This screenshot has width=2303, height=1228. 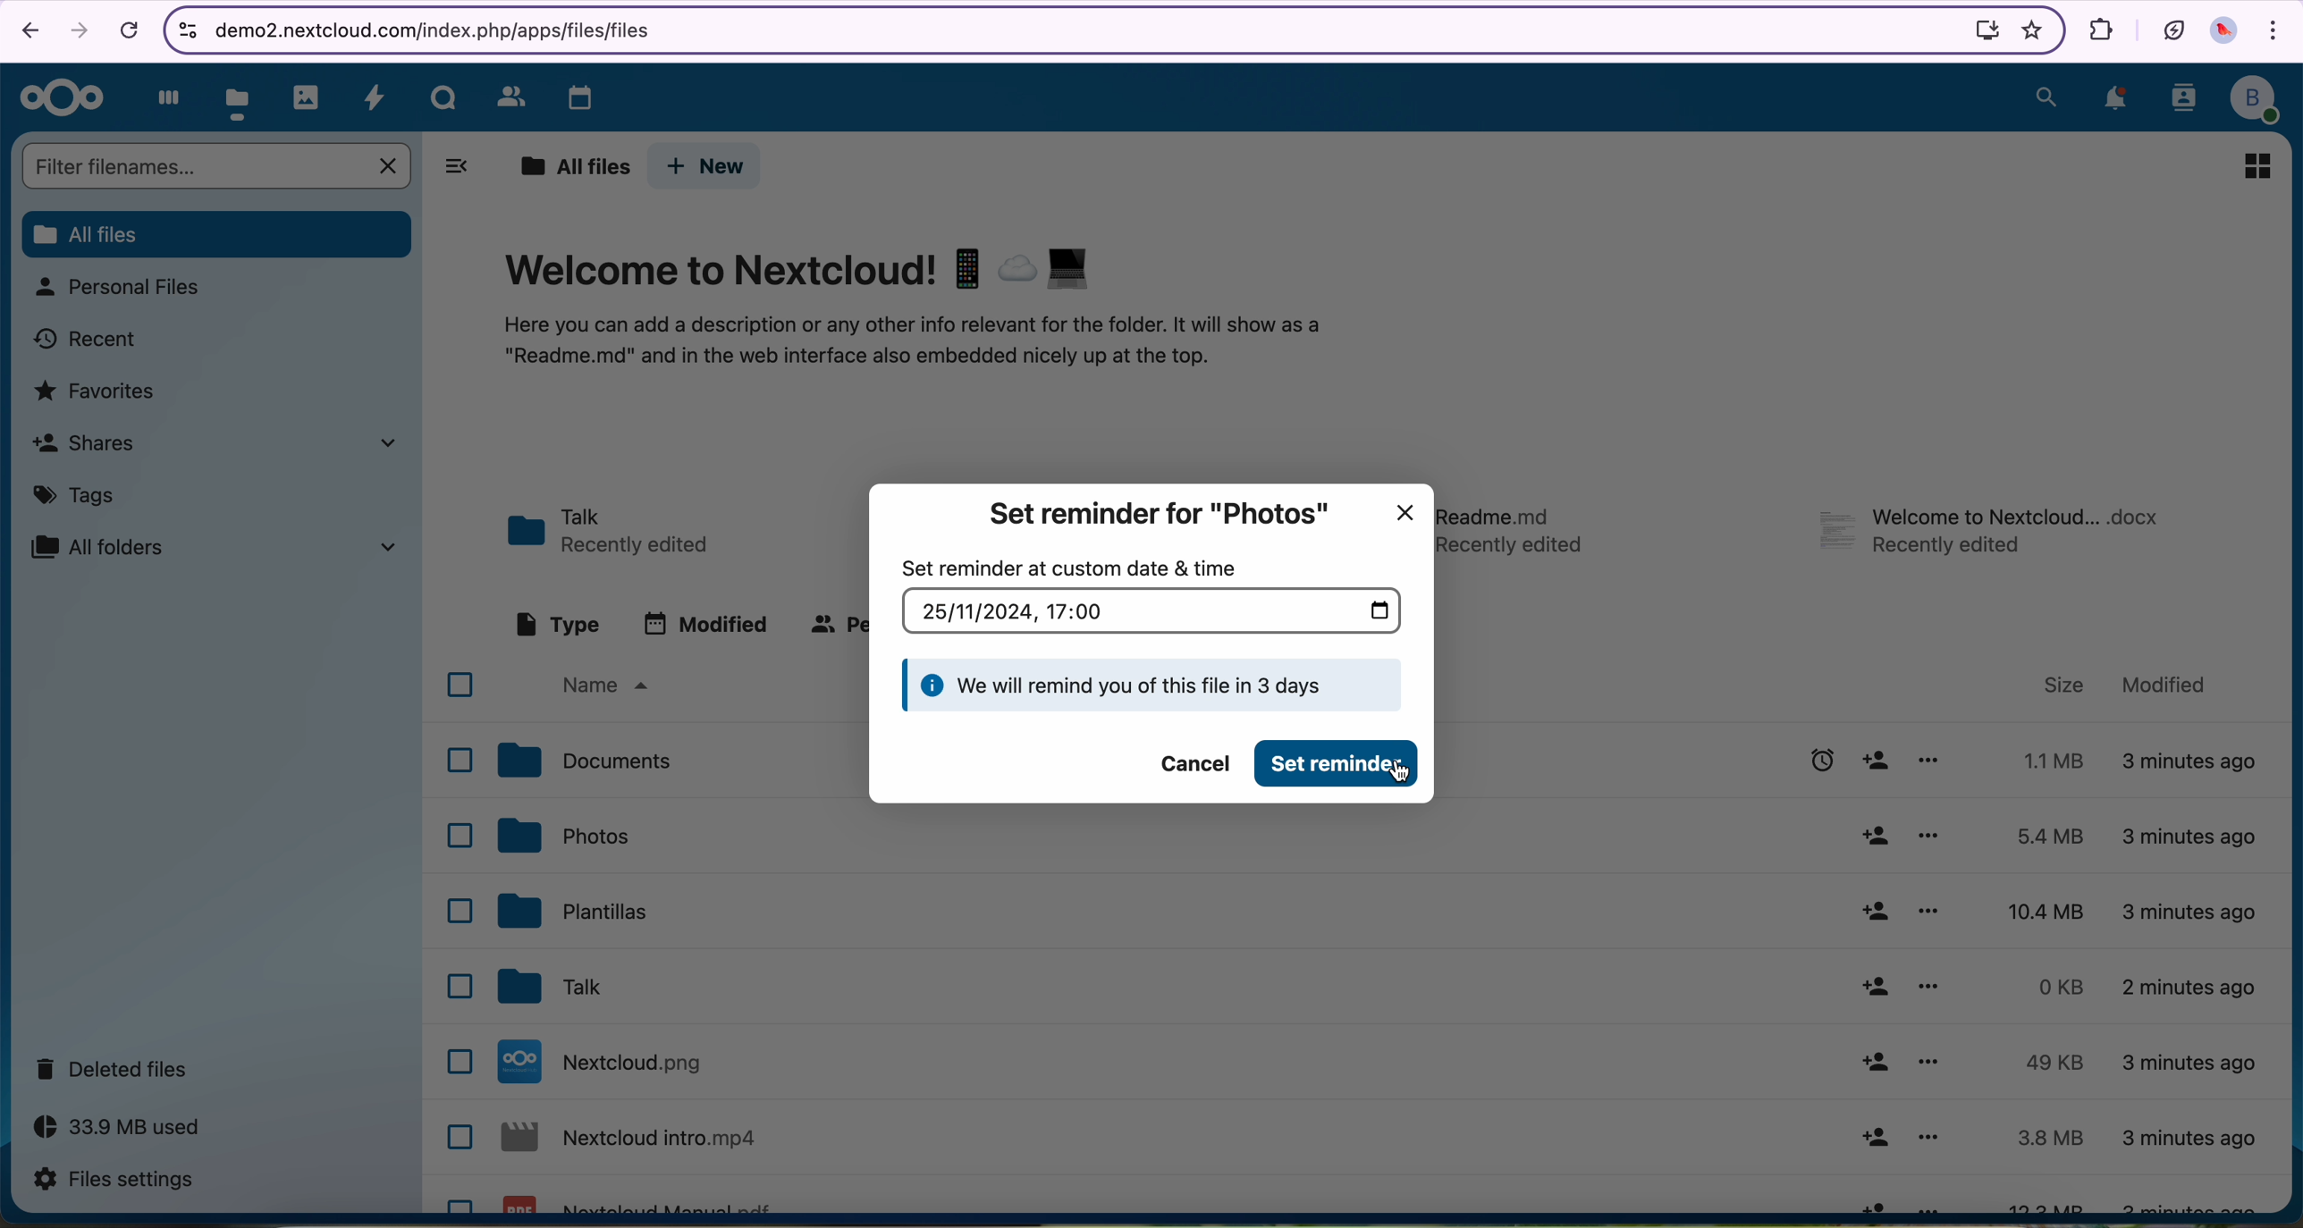 I want to click on more options, so click(x=1928, y=1064).